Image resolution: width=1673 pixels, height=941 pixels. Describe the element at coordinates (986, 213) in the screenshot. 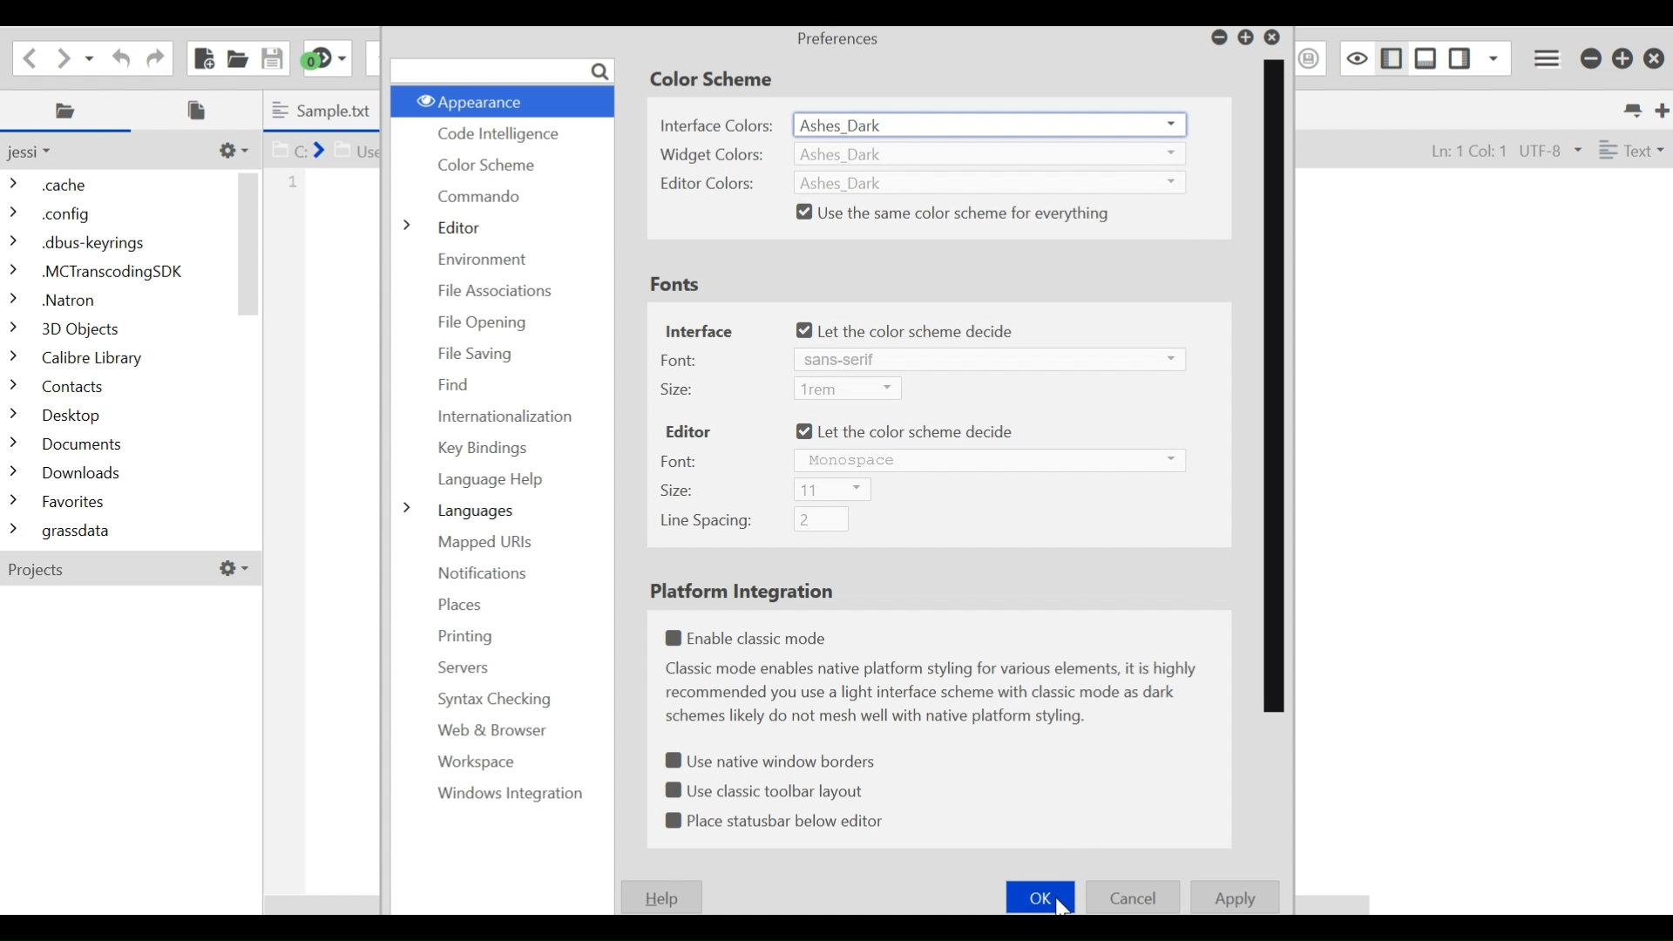

I see `Base16_Dark` at that location.